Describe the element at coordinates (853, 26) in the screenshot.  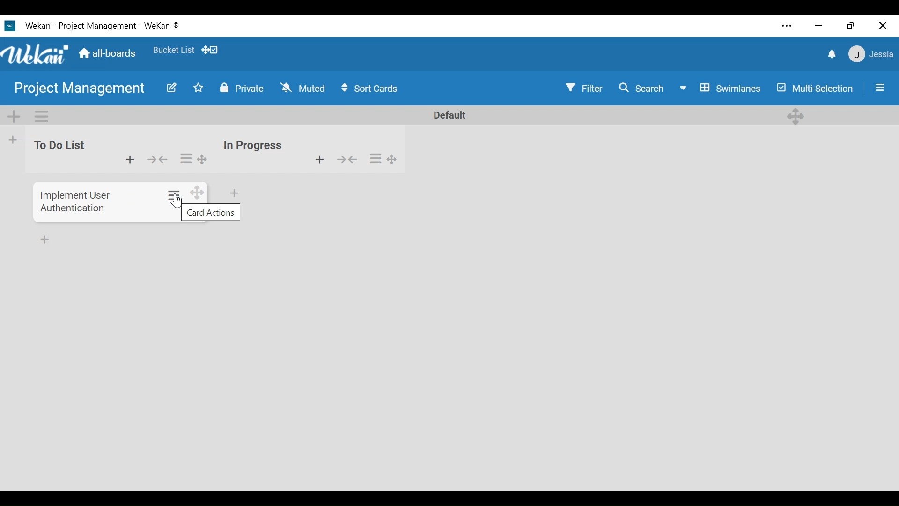
I see `restore` at that location.